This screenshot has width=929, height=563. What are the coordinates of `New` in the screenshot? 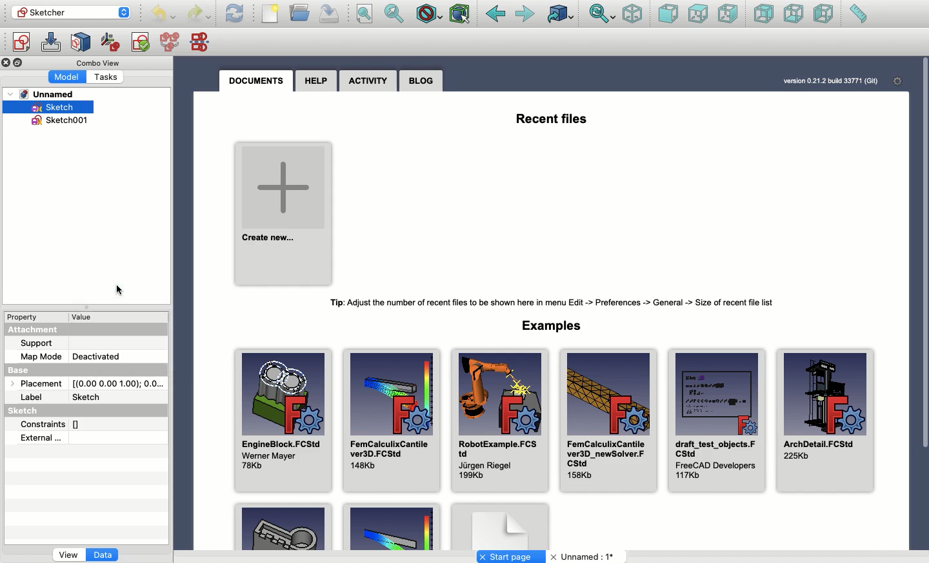 It's located at (270, 14).